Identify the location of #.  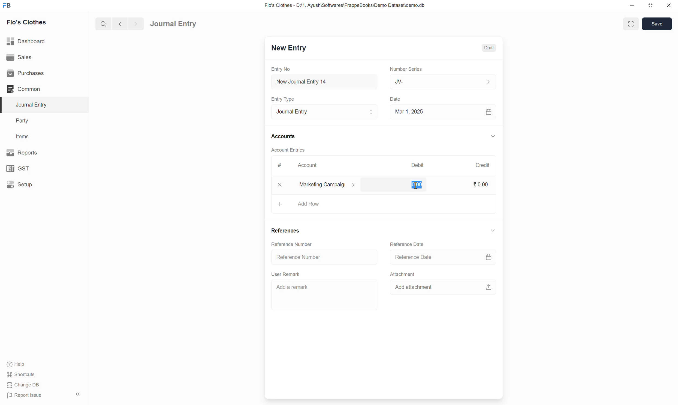
(280, 165).